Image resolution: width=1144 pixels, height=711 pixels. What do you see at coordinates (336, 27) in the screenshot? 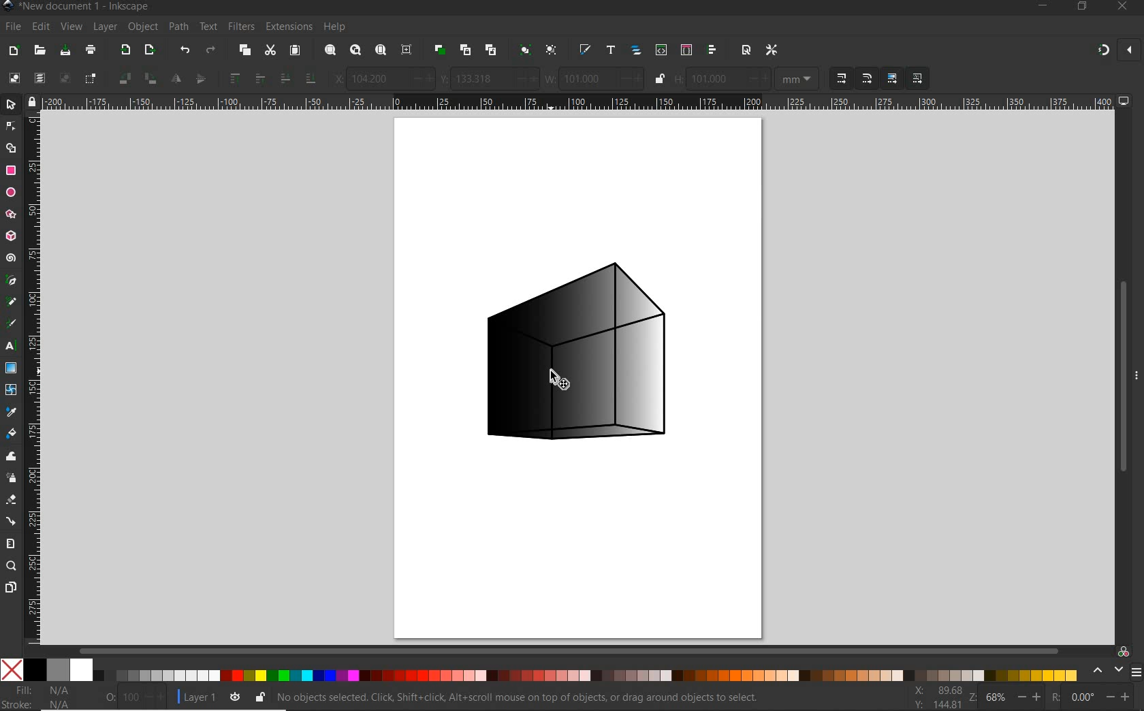
I see `HELP` at bounding box center [336, 27].